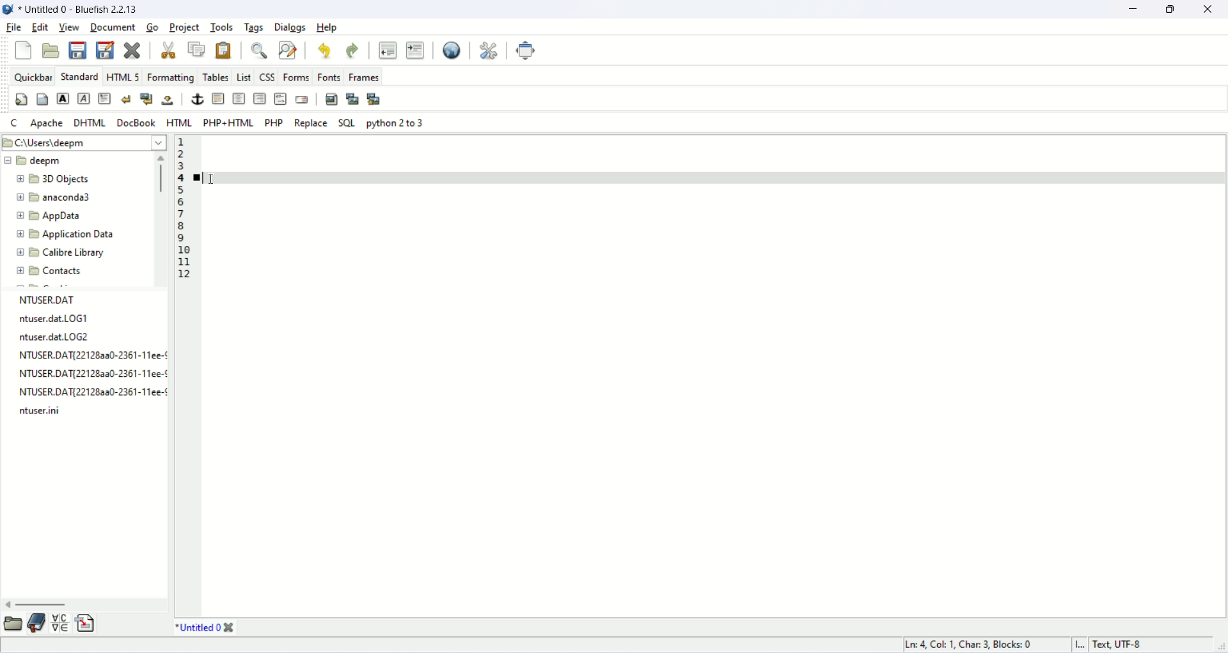 The height and width of the screenshot is (653, 1228). What do you see at coordinates (70, 27) in the screenshot?
I see `view` at bounding box center [70, 27].